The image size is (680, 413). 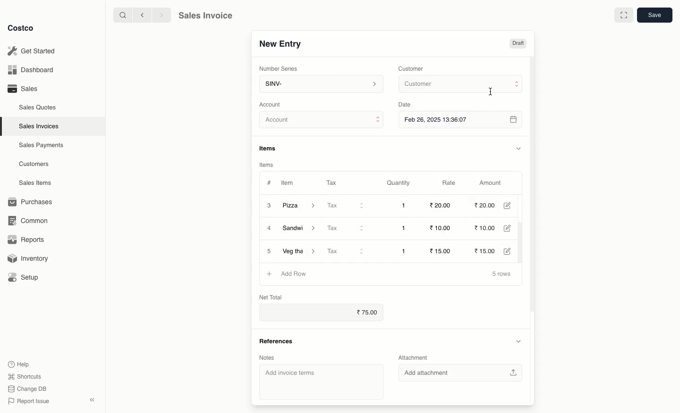 I want to click on Sandwich, so click(x=302, y=229).